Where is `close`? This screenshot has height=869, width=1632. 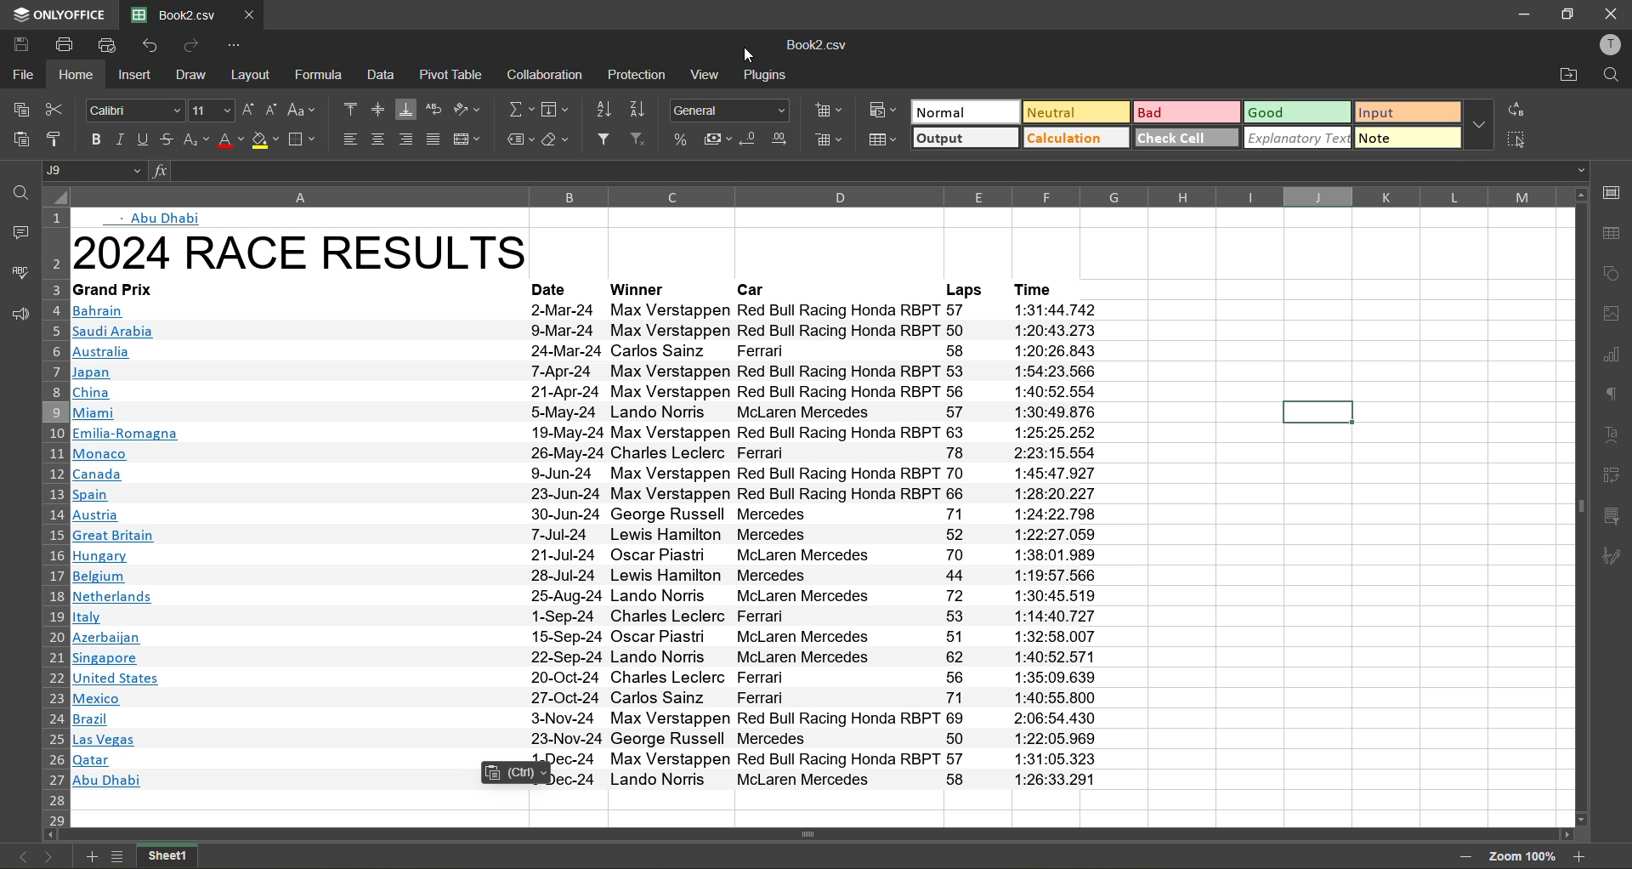
close is located at coordinates (1612, 13).